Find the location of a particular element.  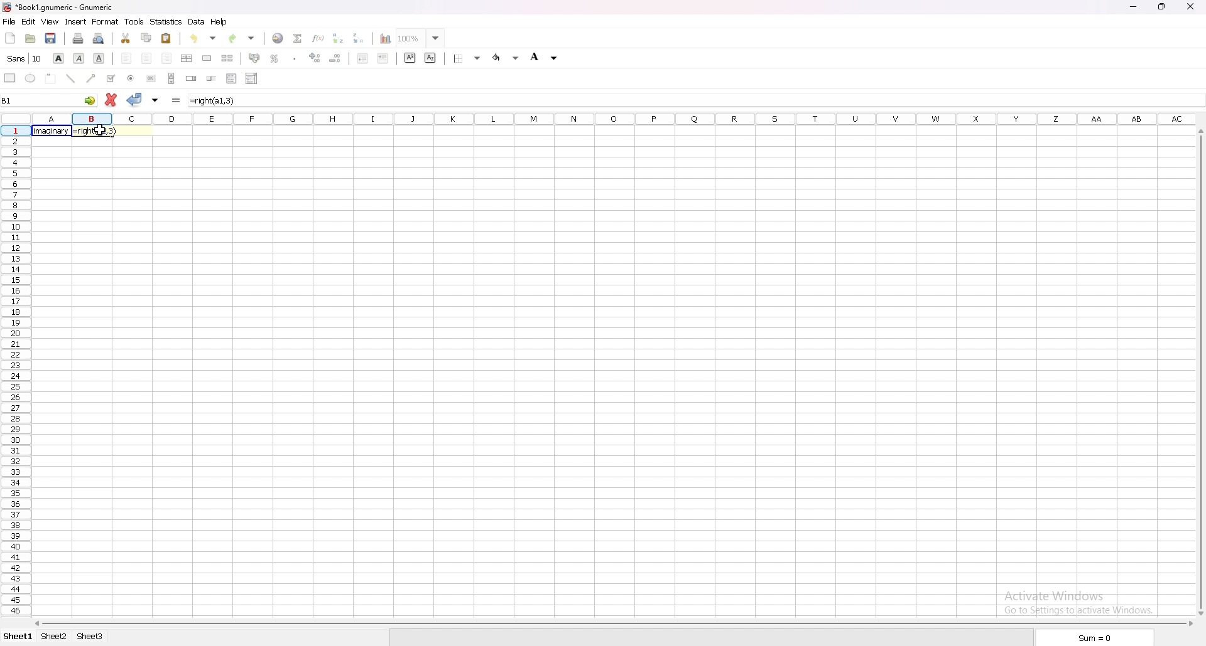

help is located at coordinates (219, 23).